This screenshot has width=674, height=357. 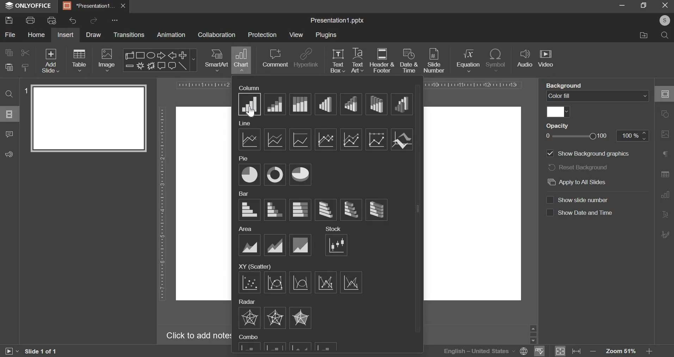 I want to click on presentation tab, so click(x=89, y=6).